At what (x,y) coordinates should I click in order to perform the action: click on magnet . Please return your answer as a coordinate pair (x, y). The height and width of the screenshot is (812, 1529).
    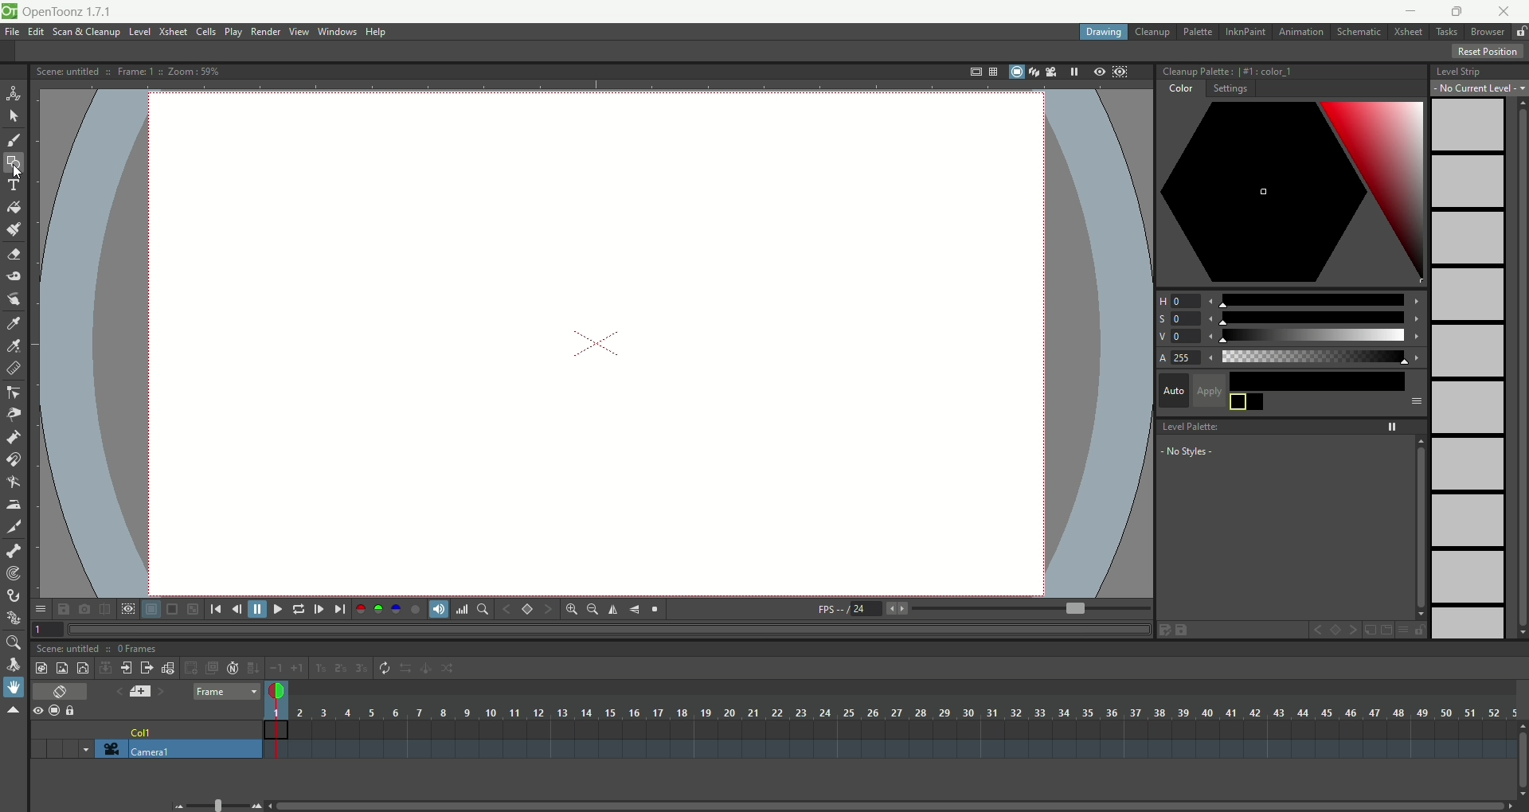
    Looking at the image, I should click on (14, 459).